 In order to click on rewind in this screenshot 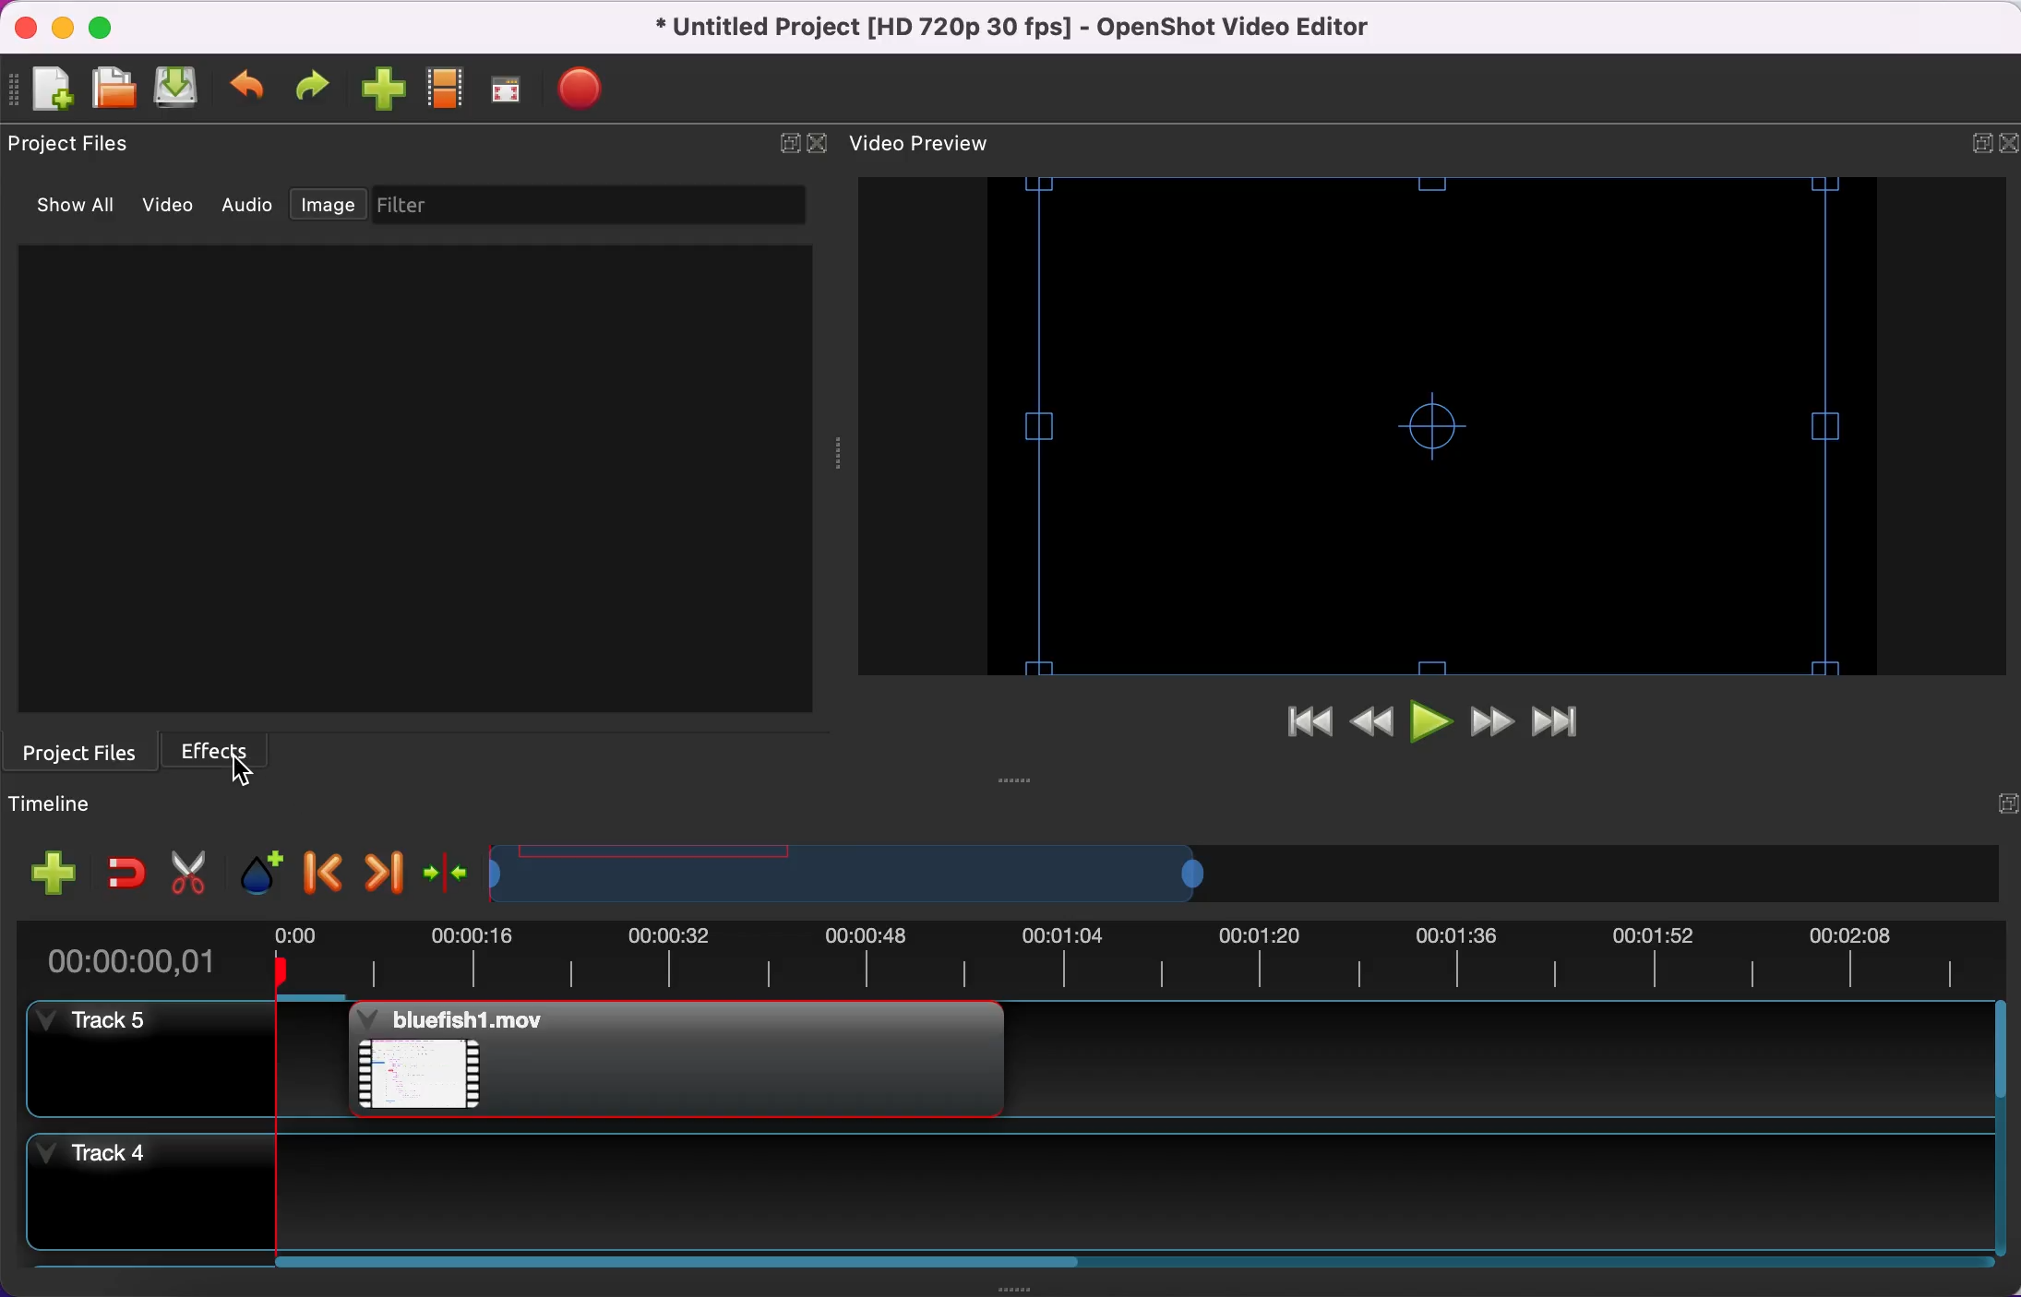, I will do `click(1373, 723)`.